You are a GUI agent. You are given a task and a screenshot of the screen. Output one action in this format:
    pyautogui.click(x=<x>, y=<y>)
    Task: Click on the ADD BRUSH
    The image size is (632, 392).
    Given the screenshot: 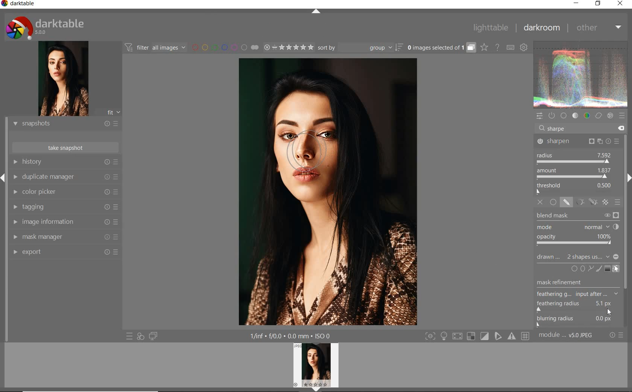 What is the action you would take?
    pyautogui.click(x=599, y=269)
    